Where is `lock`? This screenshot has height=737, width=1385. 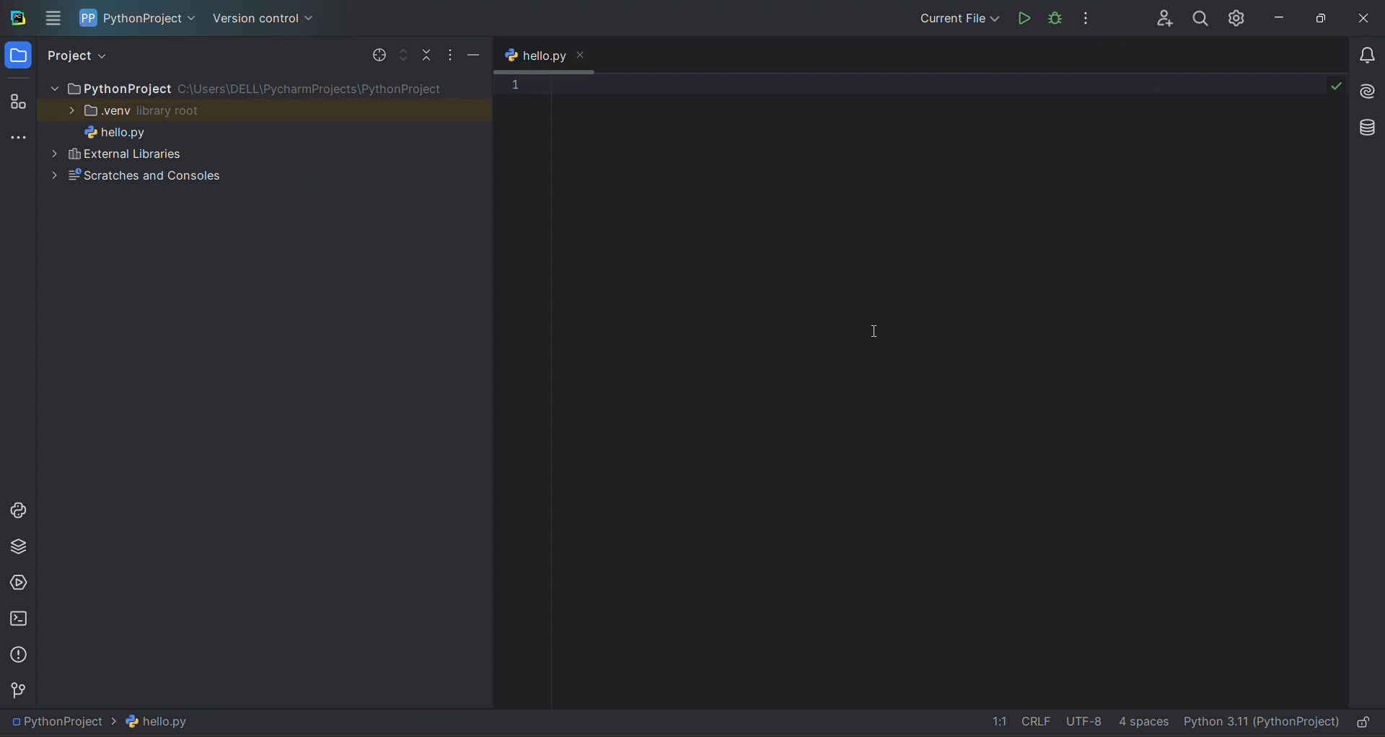
lock is located at coordinates (1362, 726).